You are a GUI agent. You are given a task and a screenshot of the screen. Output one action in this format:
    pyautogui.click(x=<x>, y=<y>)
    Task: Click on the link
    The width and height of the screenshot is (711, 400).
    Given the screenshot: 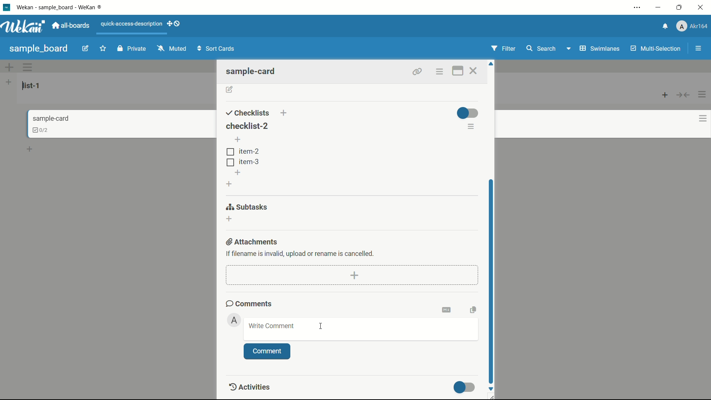 What is the action you would take?
    pyautogui.click(x=415, y=70)
    